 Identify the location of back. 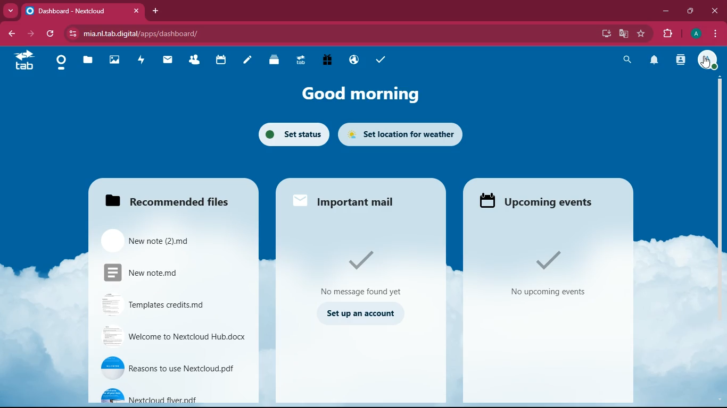
(10, 33).